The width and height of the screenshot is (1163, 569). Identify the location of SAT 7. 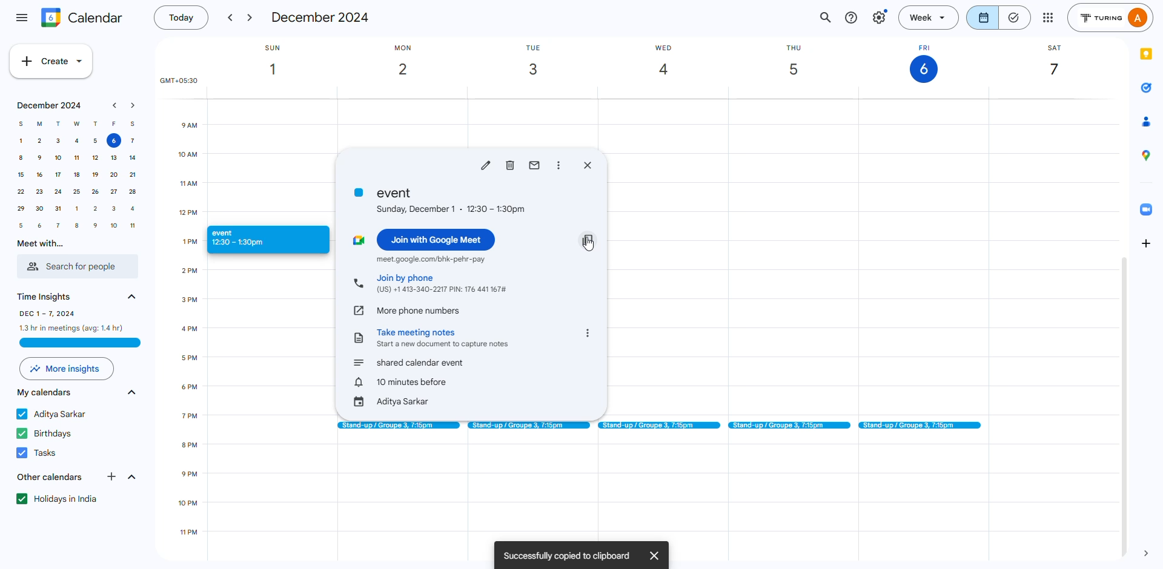
(1055, 64).